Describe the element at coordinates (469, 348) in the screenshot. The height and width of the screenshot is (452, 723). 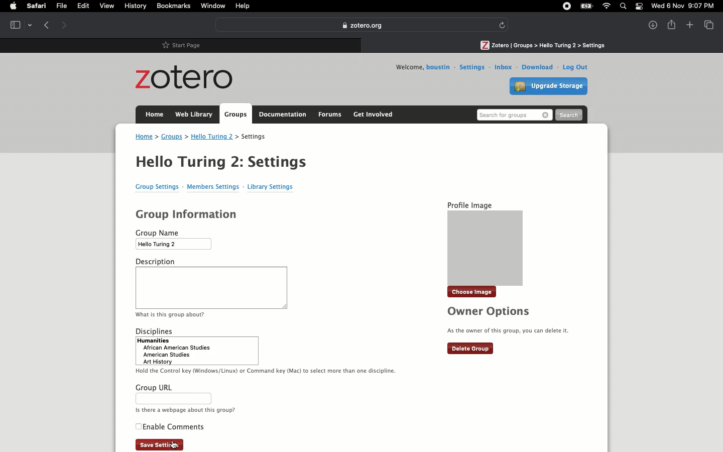
I see `Delete group` at that location.